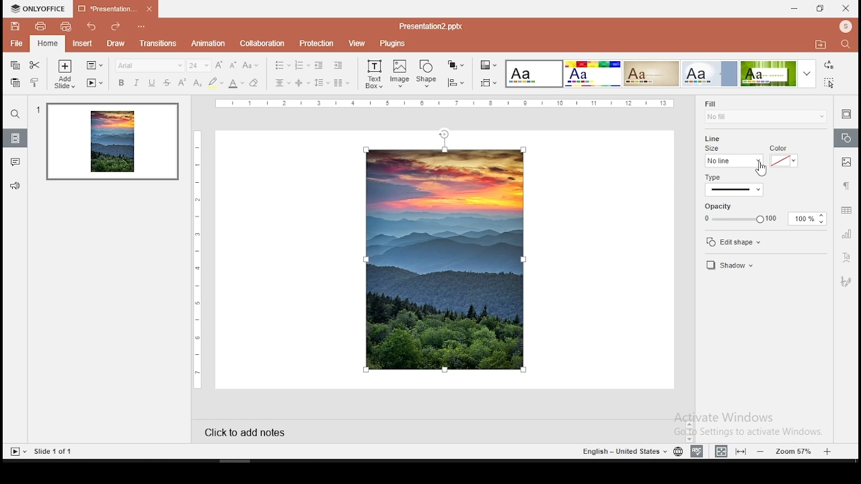 The image size is (861, 484). I want to click on open file location, so click(822, 47).